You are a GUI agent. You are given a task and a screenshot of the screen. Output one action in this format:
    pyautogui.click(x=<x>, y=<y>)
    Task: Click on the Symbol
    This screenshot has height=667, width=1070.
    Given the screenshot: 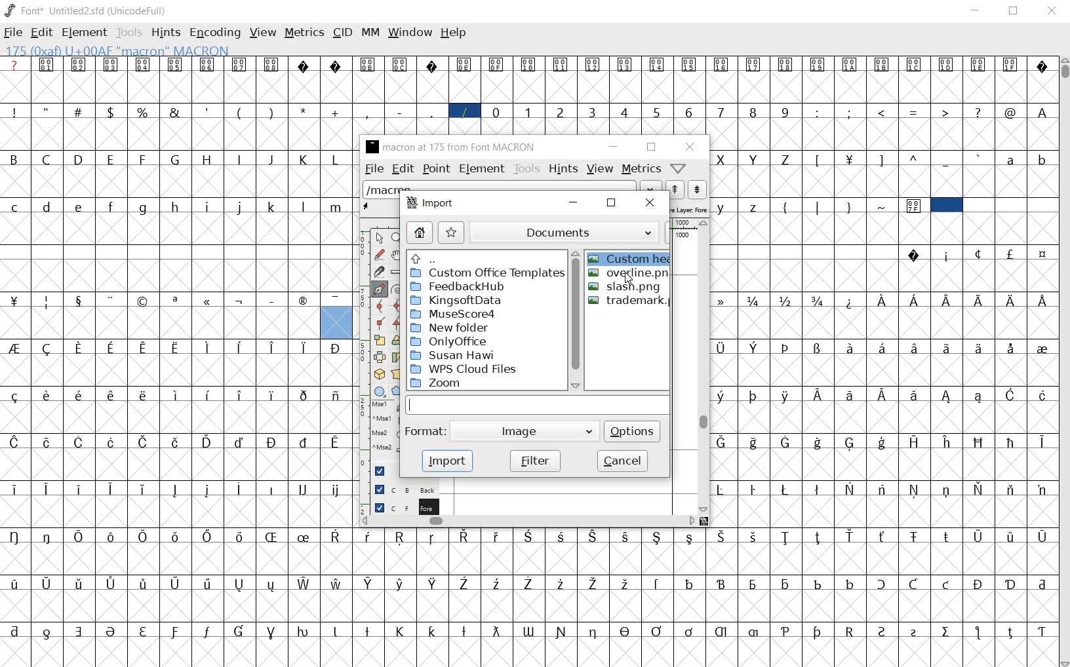 What is the action you would take?
    pyautogui.click(x=497, y=584)
    